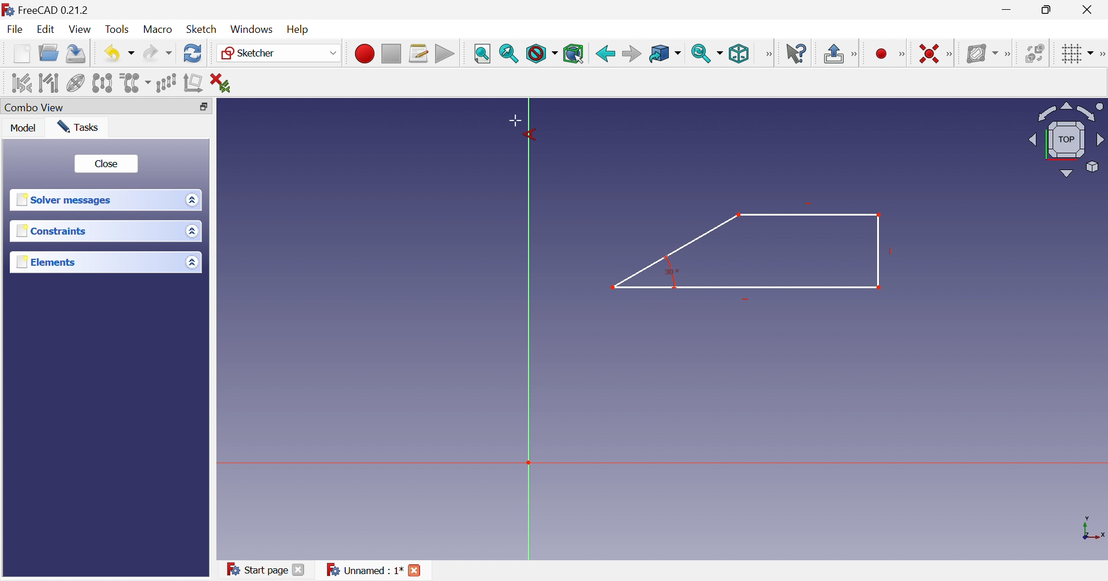  What do you see at coordinates (541, 54) in the screenshot?
I see `Draw Style` at bounding box center [541, 54].